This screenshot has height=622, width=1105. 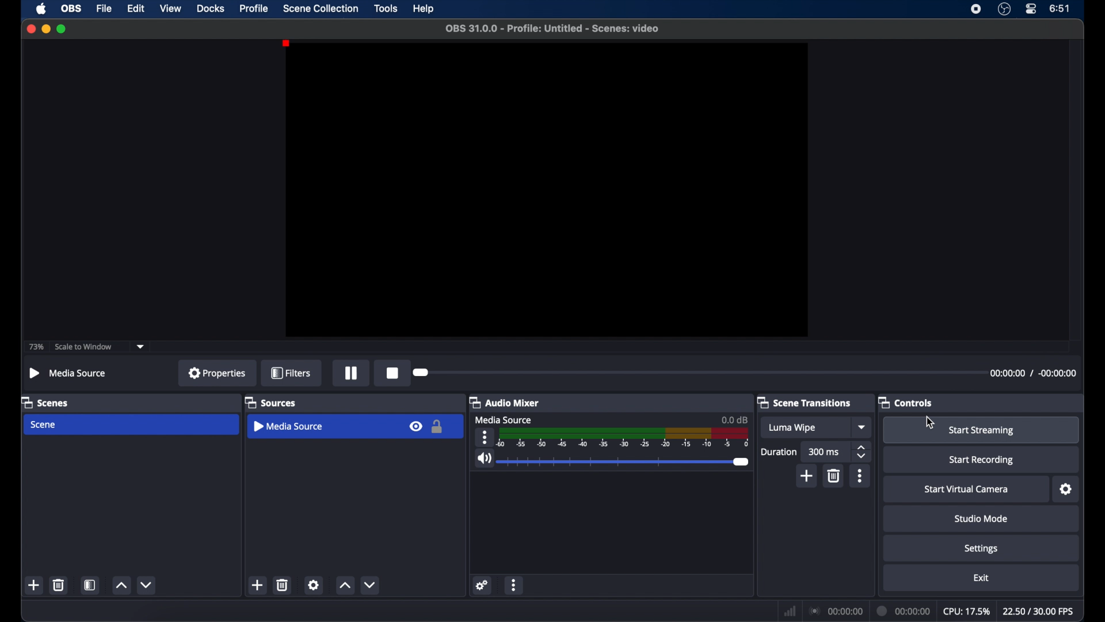 What do you see at coordinates (625, 462) in the screenshot?
I see `slider` at bounding box center [625, 462].